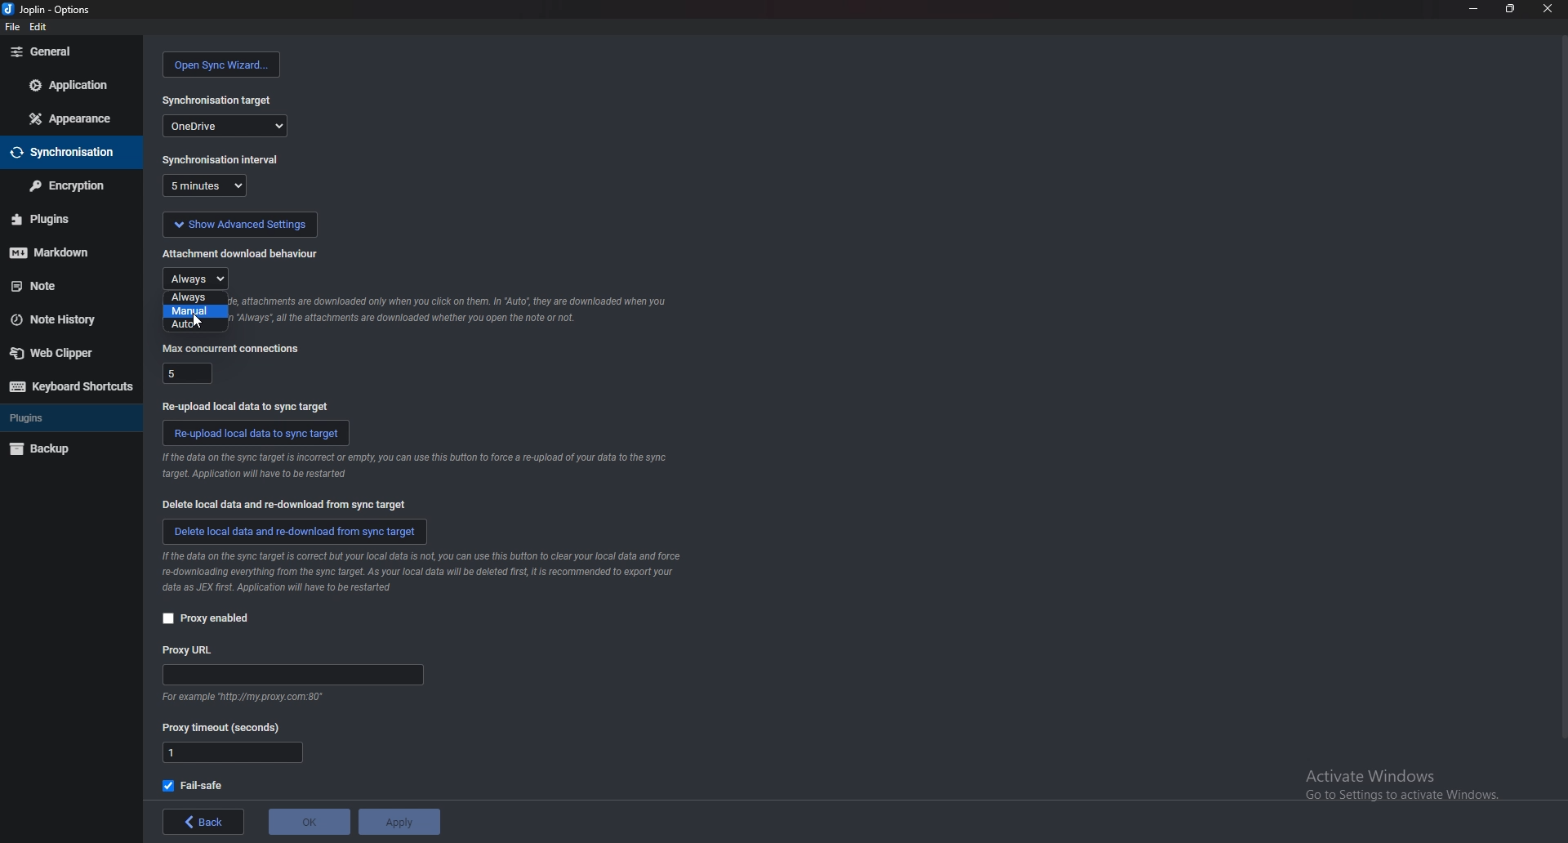 Image resolution: width=1568 pixels, height=843 pixels. Describe the element at coordinates (204, 186) in the screenshot. I see `duration` at that location.